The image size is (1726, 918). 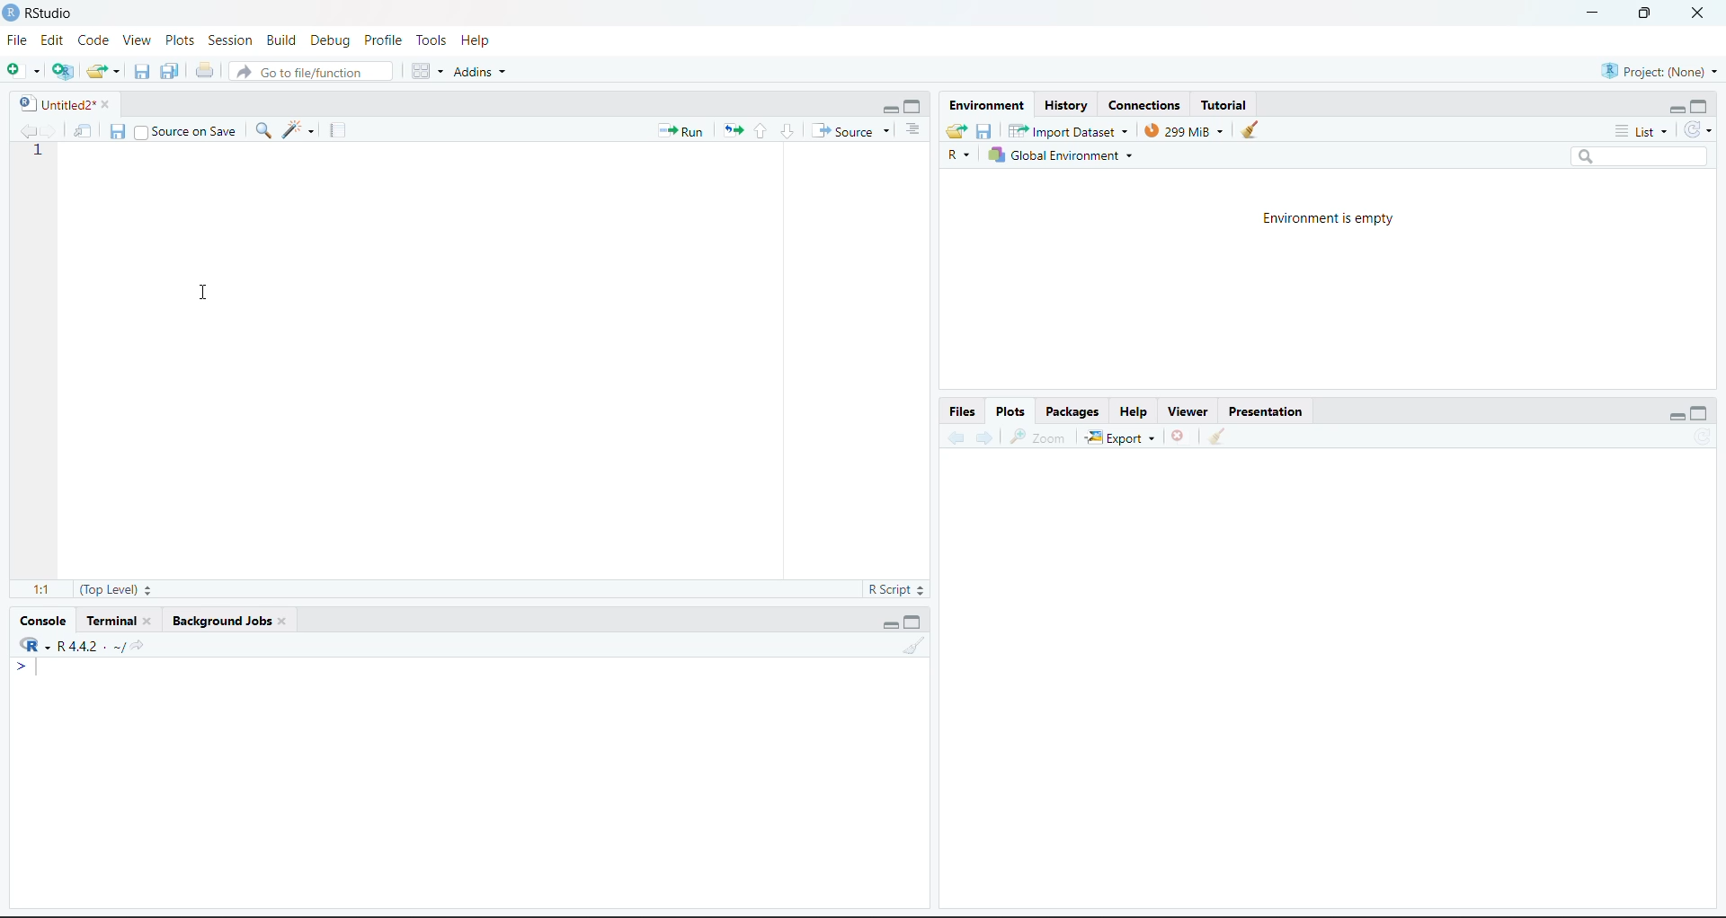 I want to click on minimize, so click(x=1678, y=415).